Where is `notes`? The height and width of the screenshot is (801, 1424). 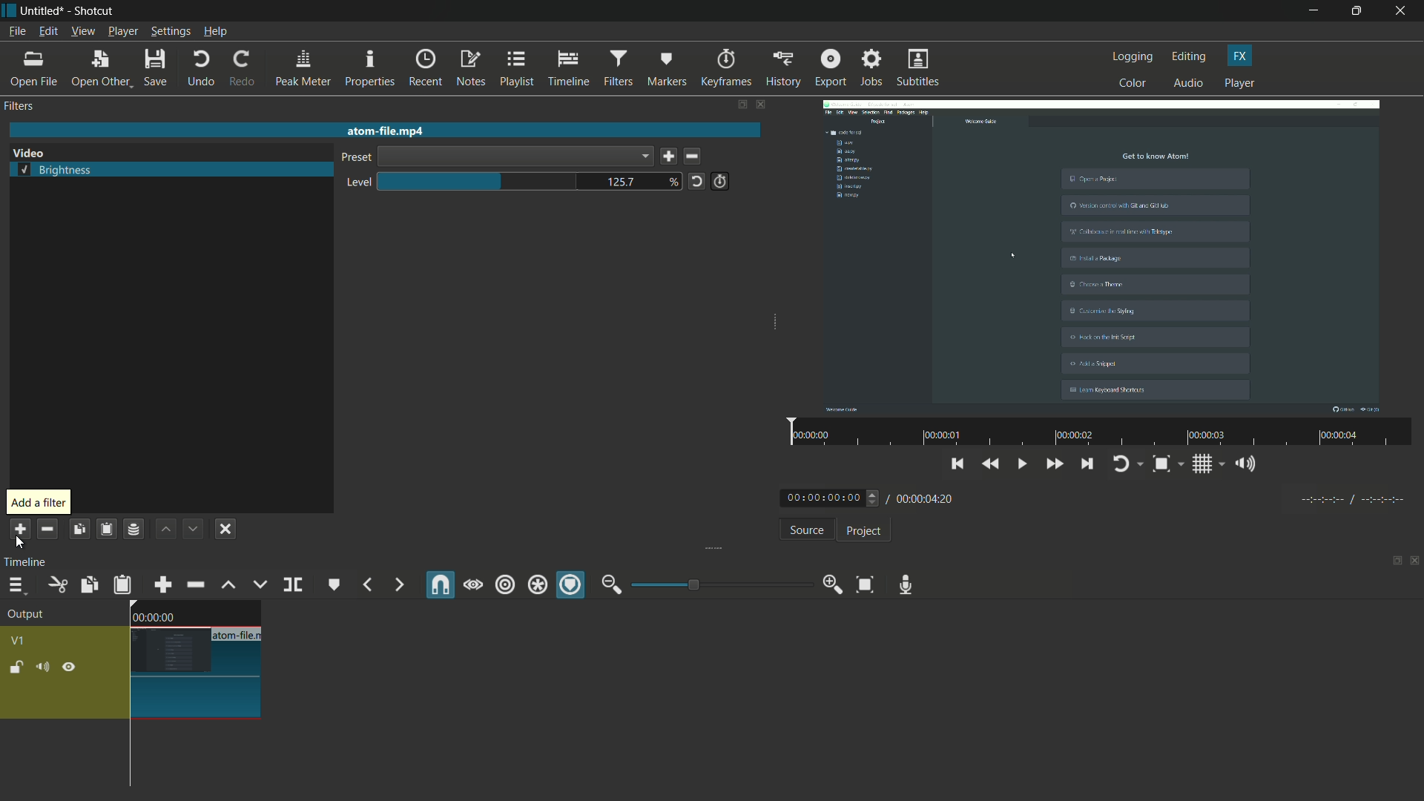
notes is located at coordinates (472, 69).